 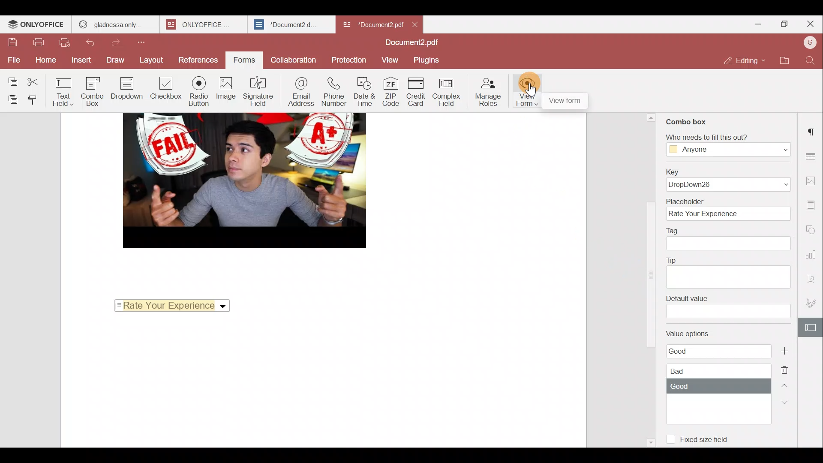 What do you see at coordinates (391, 93) in the screenshot?
I see `ZIP code` at bounding box center [391, 93].